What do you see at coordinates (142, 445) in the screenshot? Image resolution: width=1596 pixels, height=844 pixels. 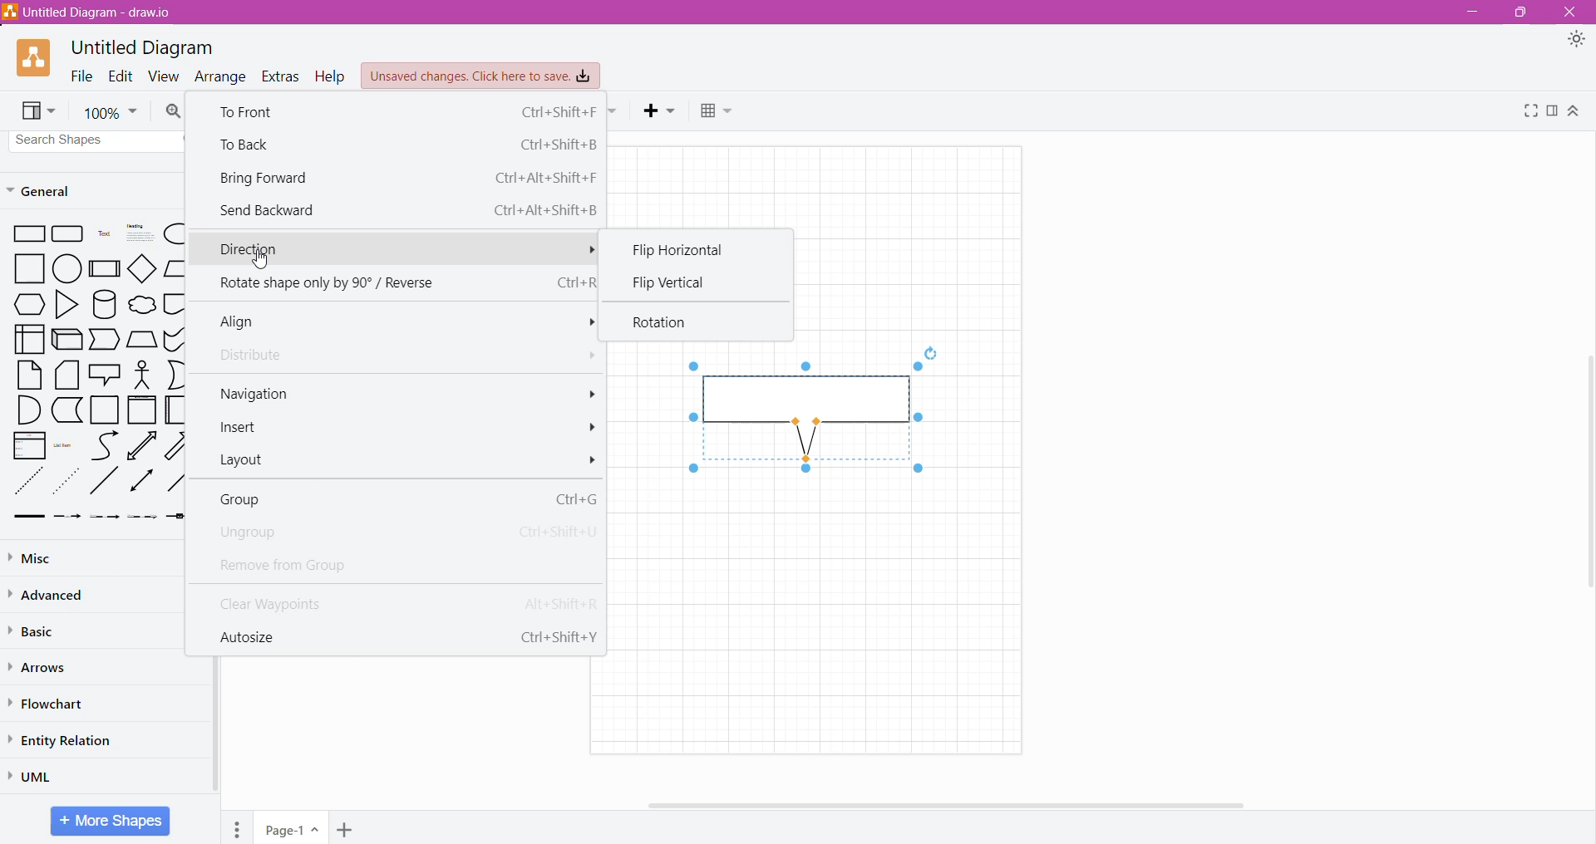 I see `Upward Arrow` at bounding box center [142, 445].